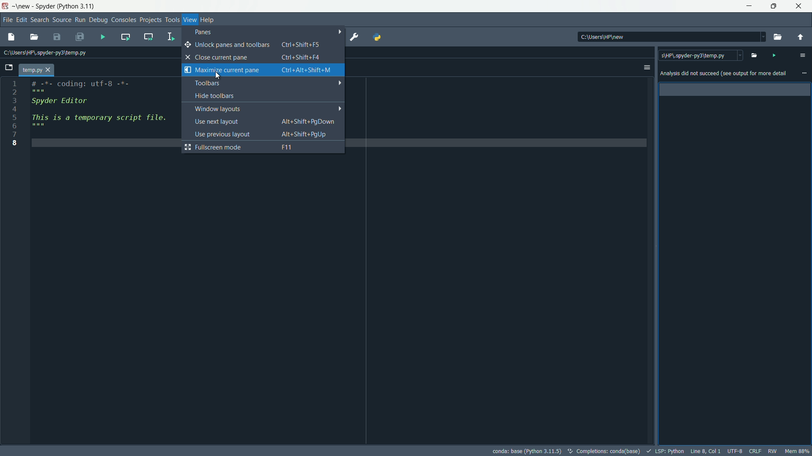  What do you see at coordinates (83, 87) in the screenshot?
I see `#-*- coding: utf-8 -*-" " "` at bounding box center [83, 87].